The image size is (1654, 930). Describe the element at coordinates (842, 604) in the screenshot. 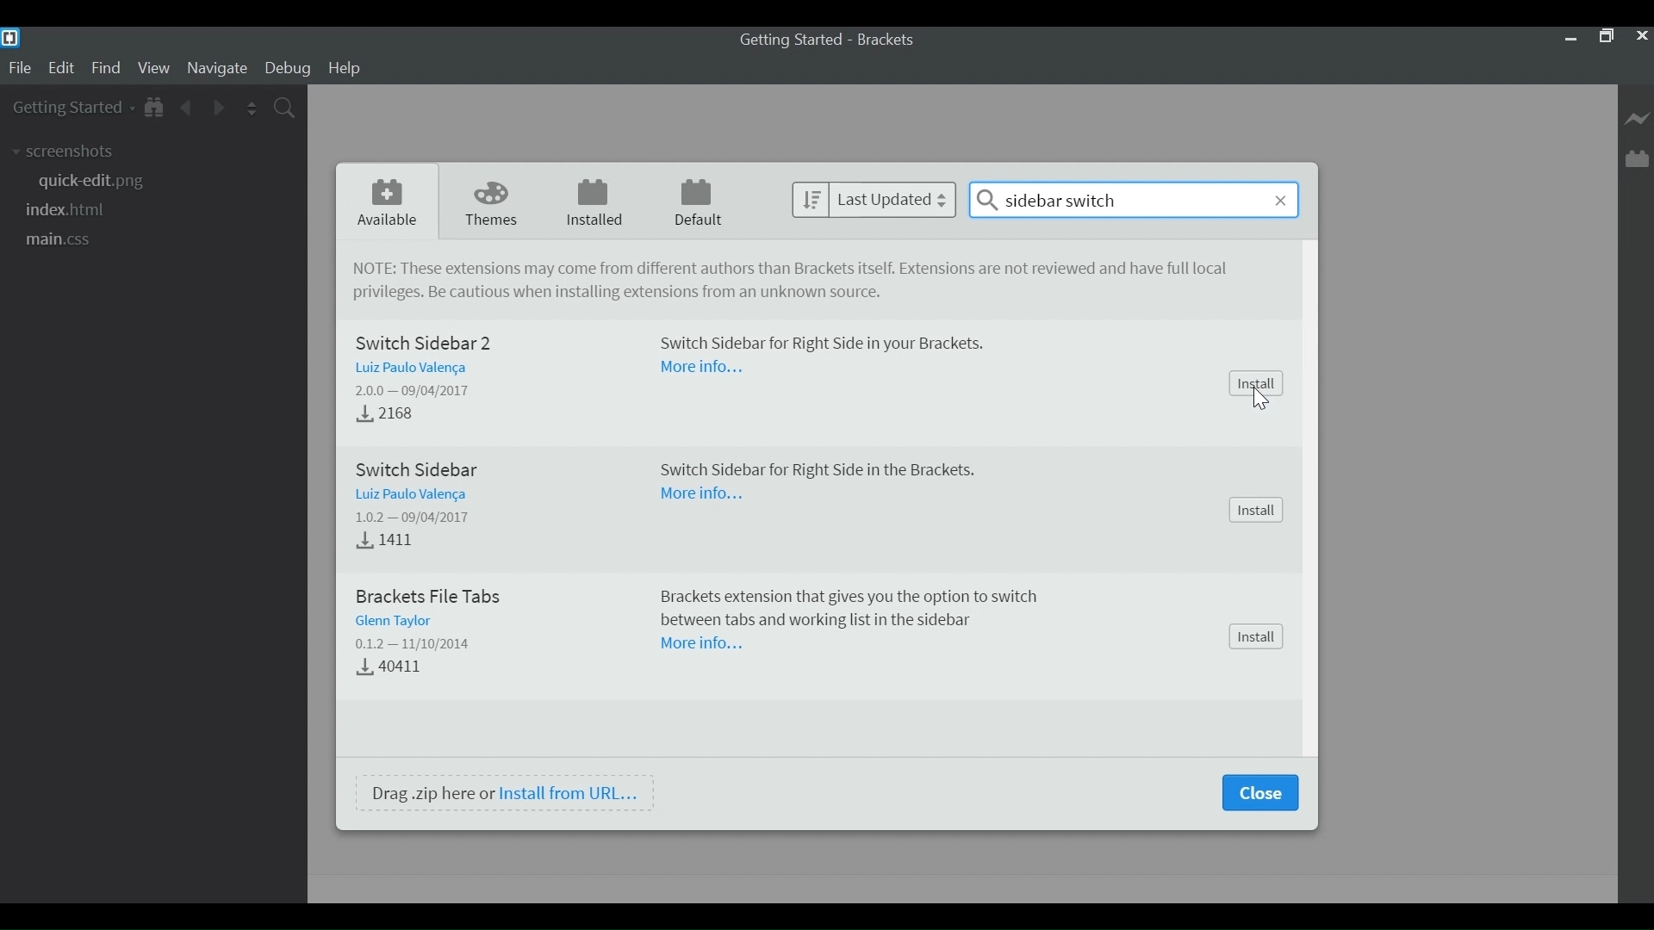

I see `Brackets extension that gives the option to switch between tabs` at that location.